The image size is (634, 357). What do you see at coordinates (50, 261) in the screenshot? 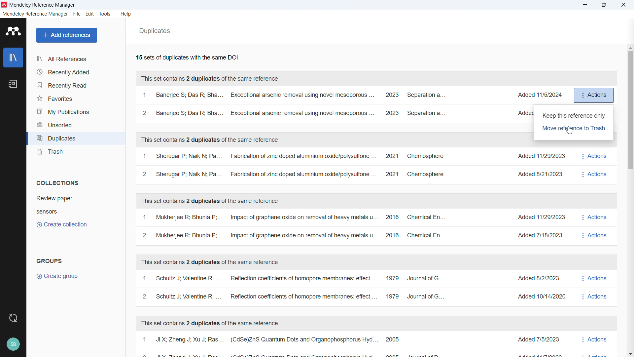
I see `Groups ` at bounding box center [50, 261].